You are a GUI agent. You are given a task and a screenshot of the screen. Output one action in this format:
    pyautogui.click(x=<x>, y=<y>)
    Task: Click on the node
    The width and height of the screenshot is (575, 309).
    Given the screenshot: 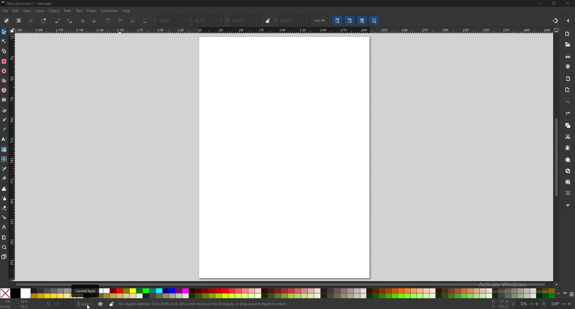 What is the action you would take?
    pyautogui.click(x=4, y=41)
    